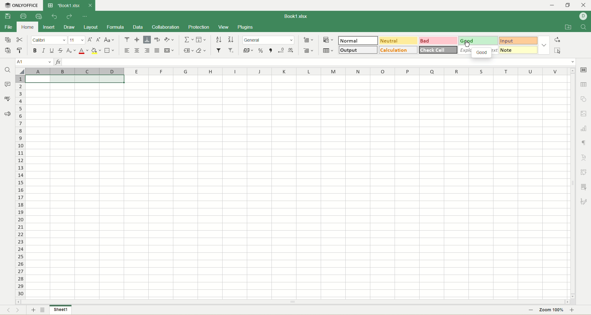 The image size is (591, 315). I want to click on selected cells, so click(75, 79).